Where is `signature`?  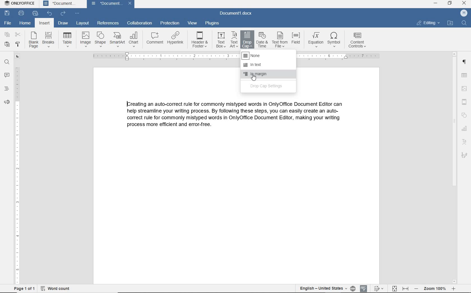 signature is located at coordinates (465, 155).